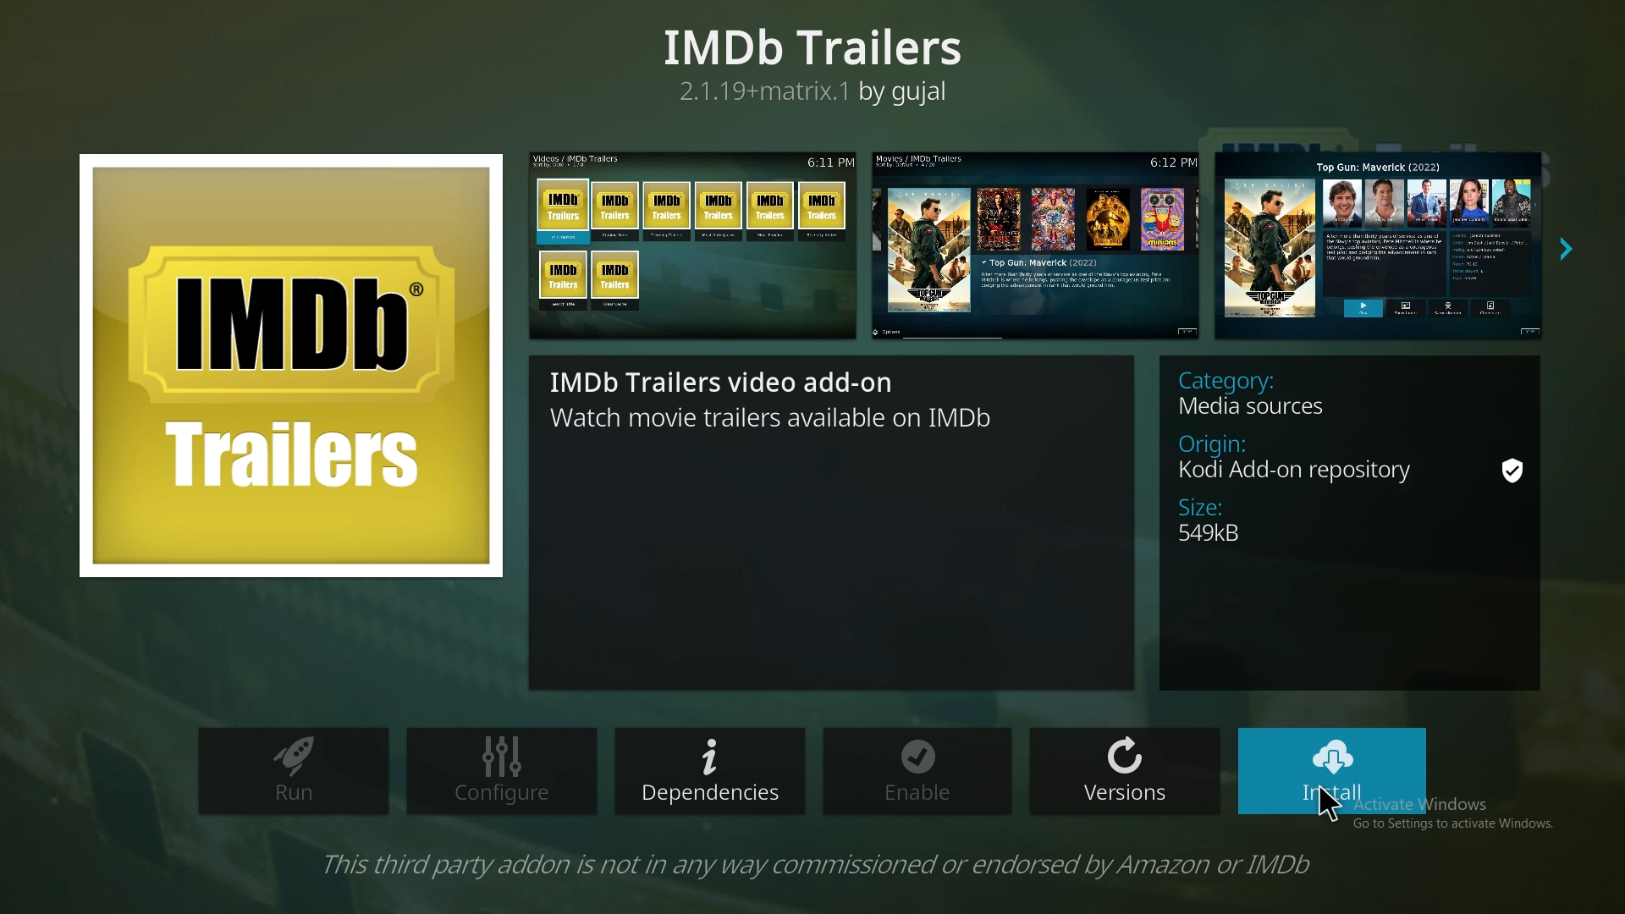  What do you see at coordinates (1310, 456) in the screenshot?
I see `origin` at bounding box center [1310, 456].